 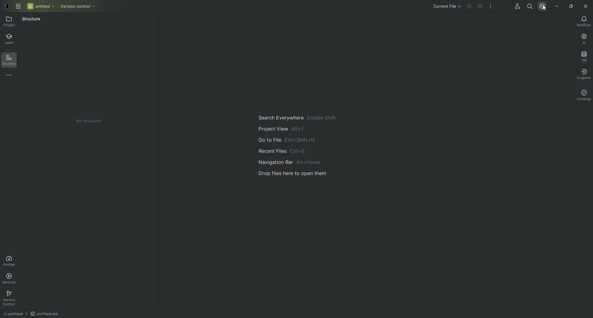 I want to click on Cannot run file, so click(x=481, y=5).